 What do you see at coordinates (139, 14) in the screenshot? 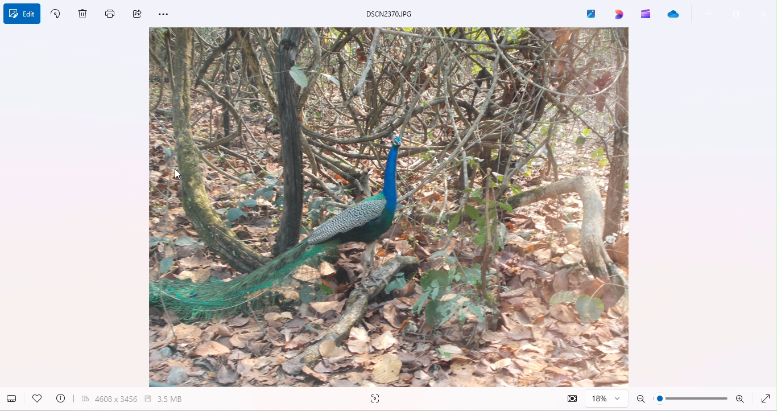
I see `share` at bounding box center [139, 14].